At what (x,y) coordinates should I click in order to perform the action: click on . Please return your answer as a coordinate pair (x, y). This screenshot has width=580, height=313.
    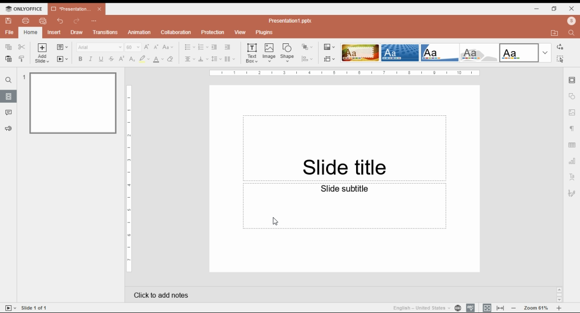
    Looking at the image, I should click on (573, 194).